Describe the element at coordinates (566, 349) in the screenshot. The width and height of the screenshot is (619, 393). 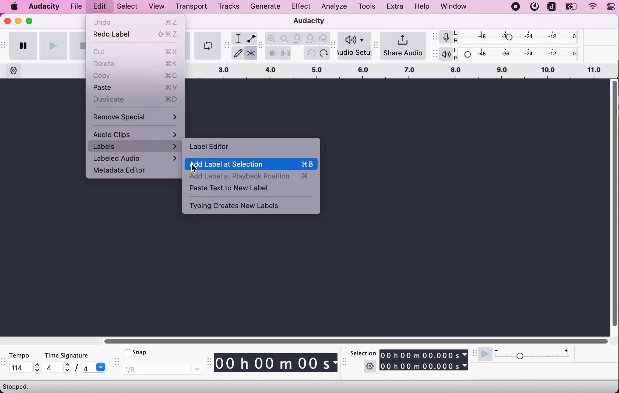
I see `increase` at that location.